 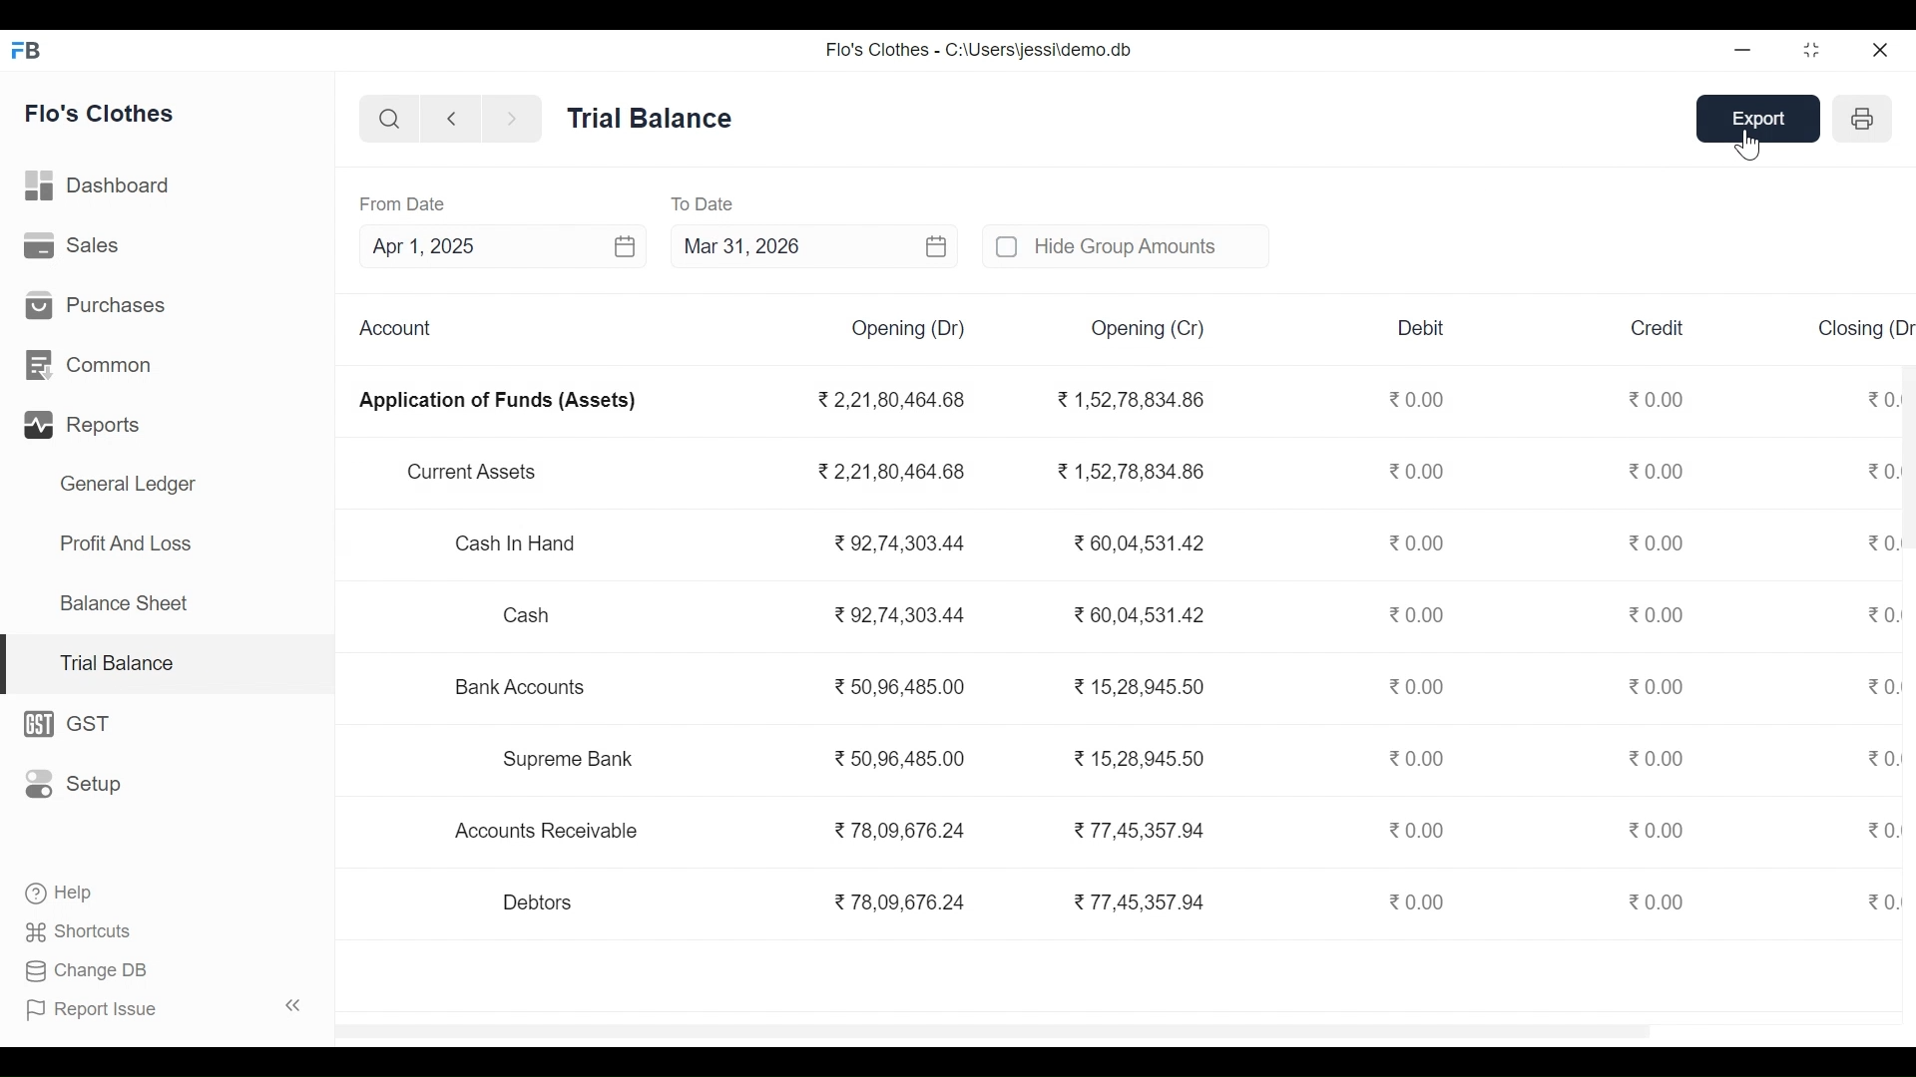 What do you see at coordinates (891, 470) in the screenshot?
I see `2.21,80,464.68` at bounding box center [891, 470].